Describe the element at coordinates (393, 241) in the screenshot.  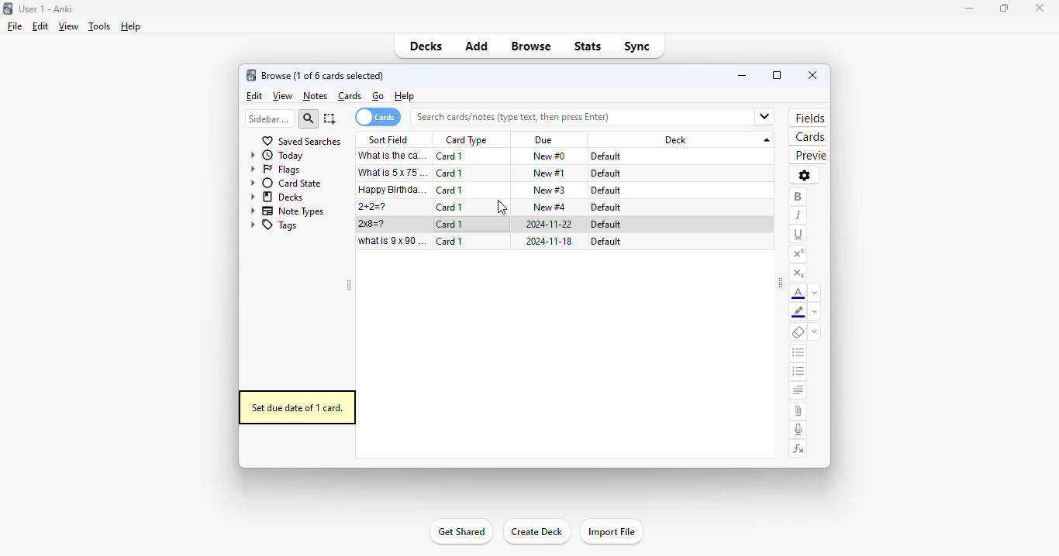
I see `what is 9x90=?` at that location.